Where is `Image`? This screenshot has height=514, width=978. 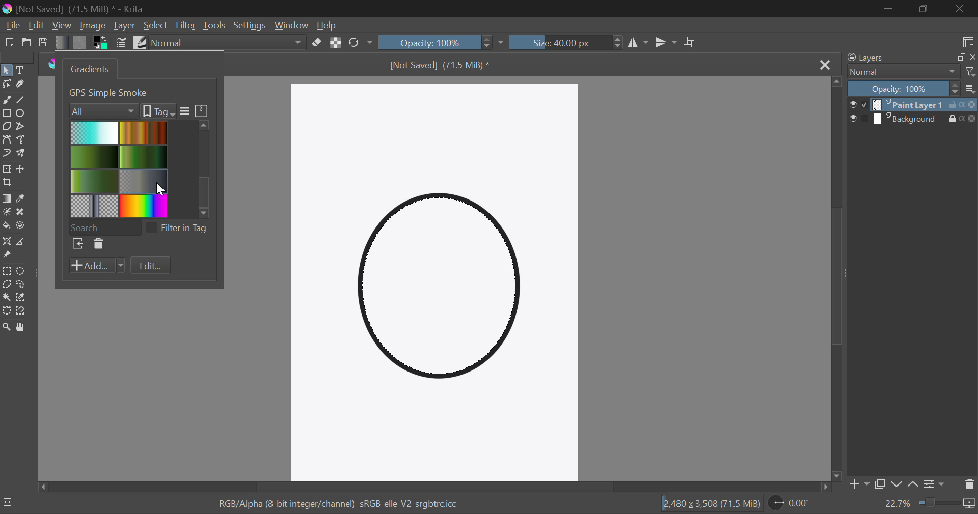
Image is located at coordinates (94, 26).